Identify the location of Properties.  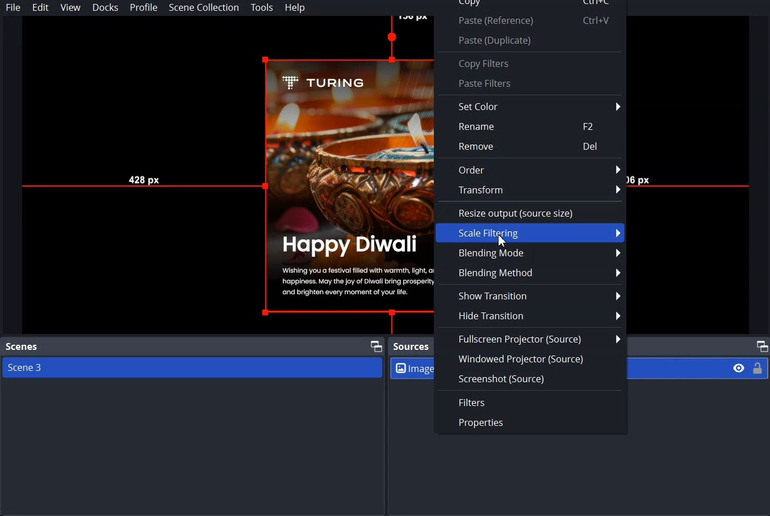
(530, 424).